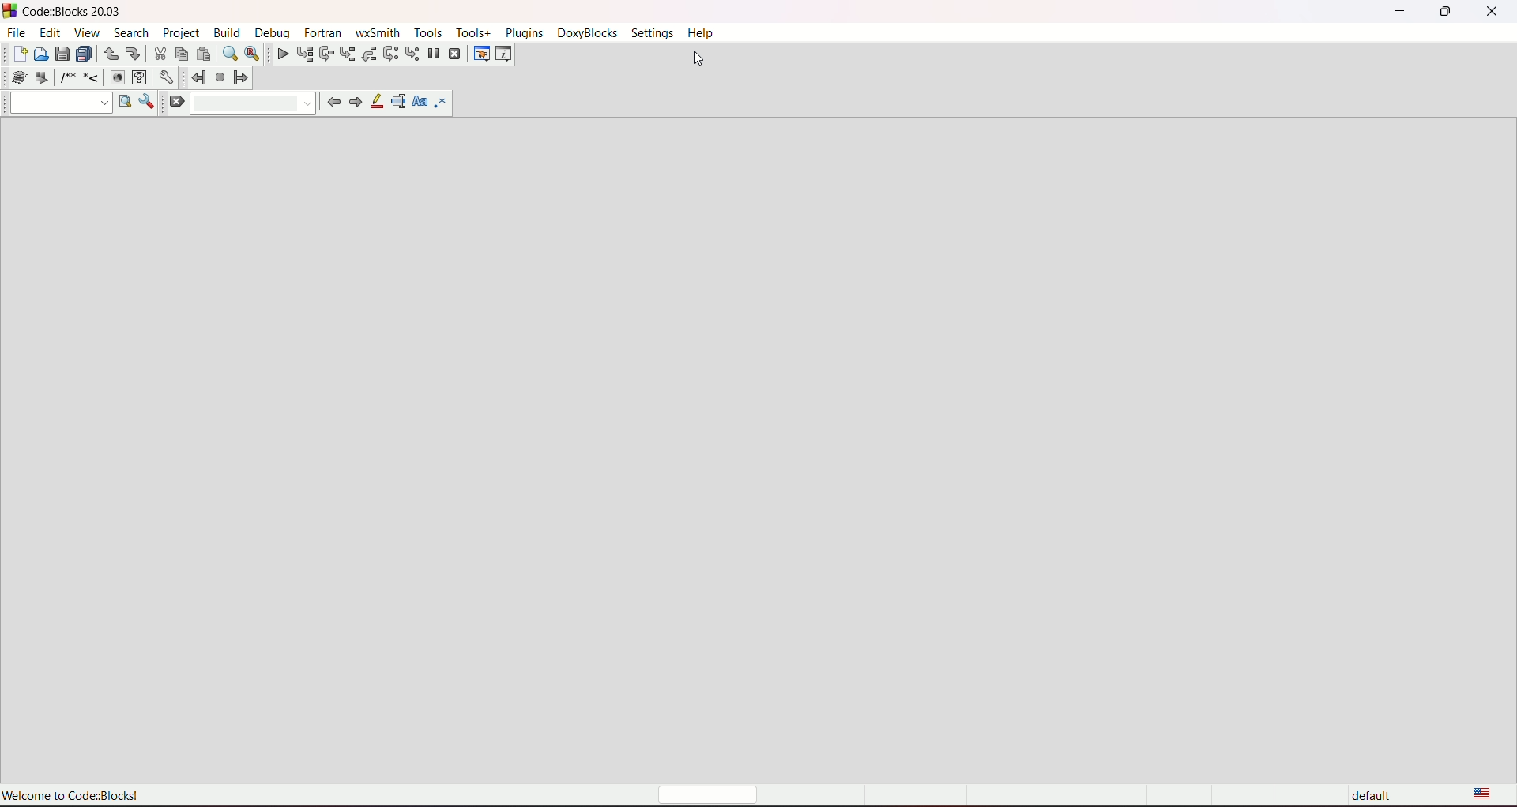 The height and width of the screenshot is (807, 1517). I want to click on fortran, so click(322, 33).